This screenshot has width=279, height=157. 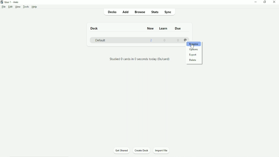 I want to click on Deck, so click(x=94, y=28).